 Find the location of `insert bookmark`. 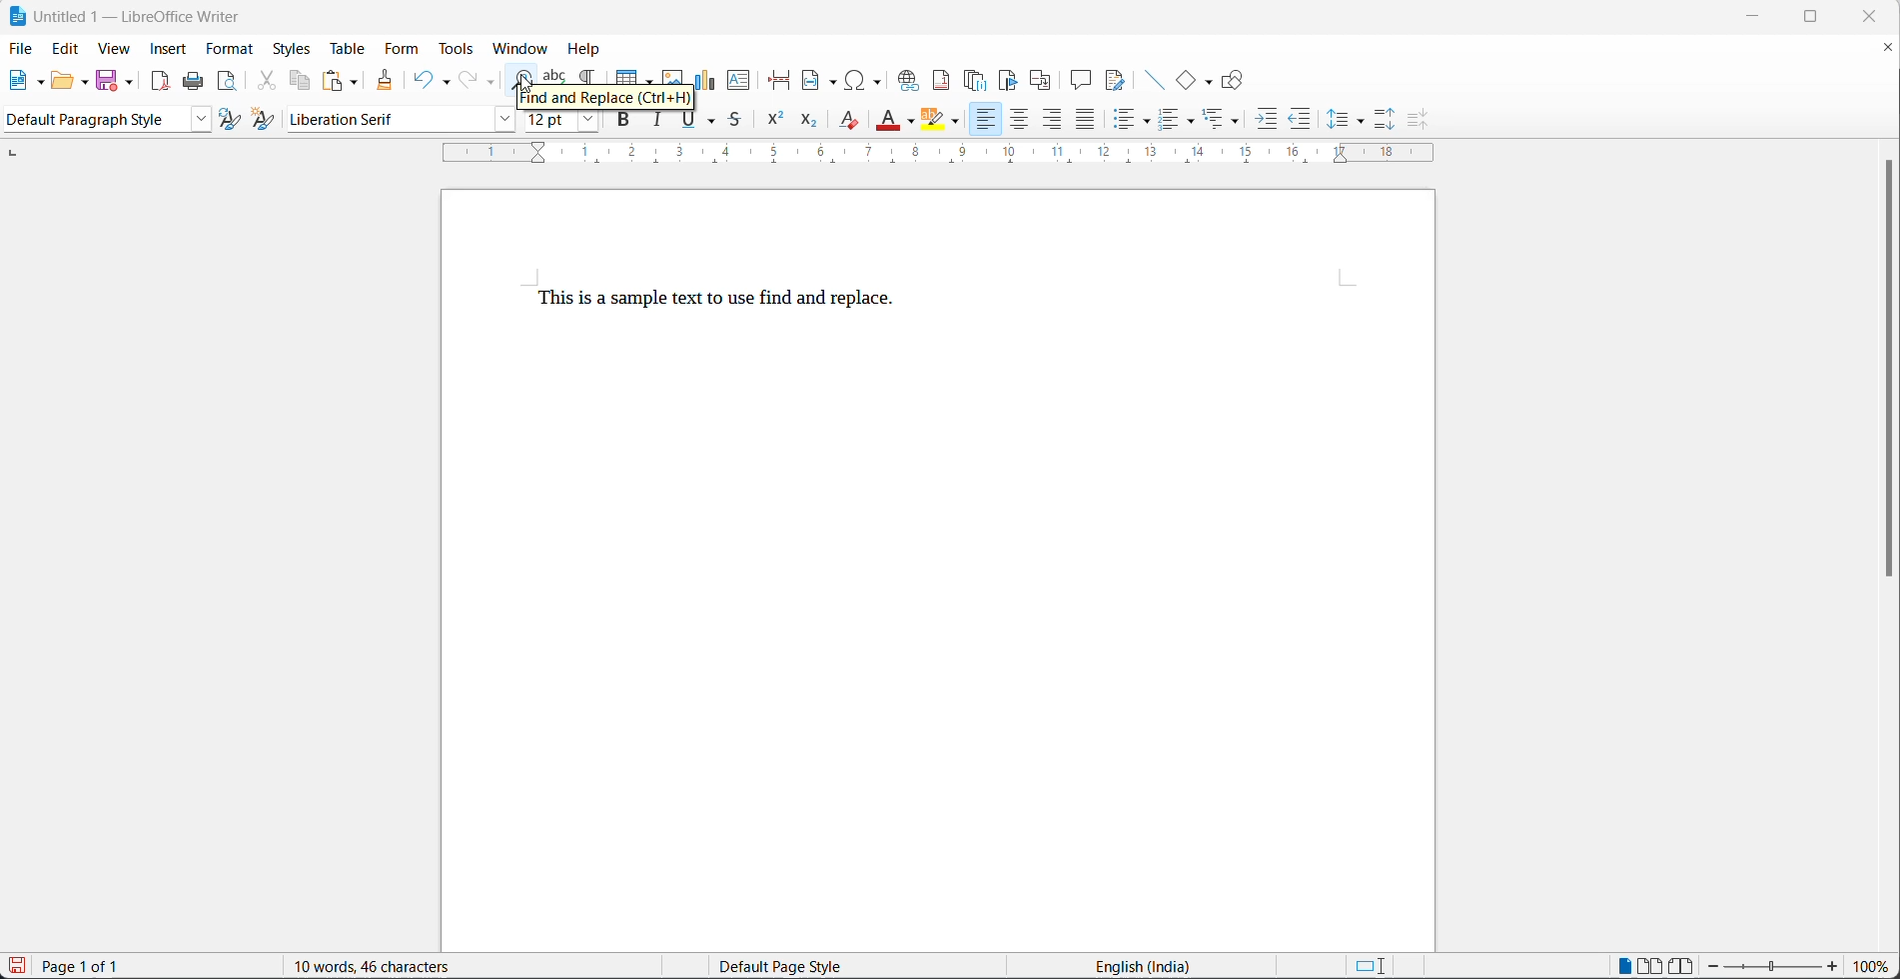

insert bookmark is located at coordinates (1012, 80).